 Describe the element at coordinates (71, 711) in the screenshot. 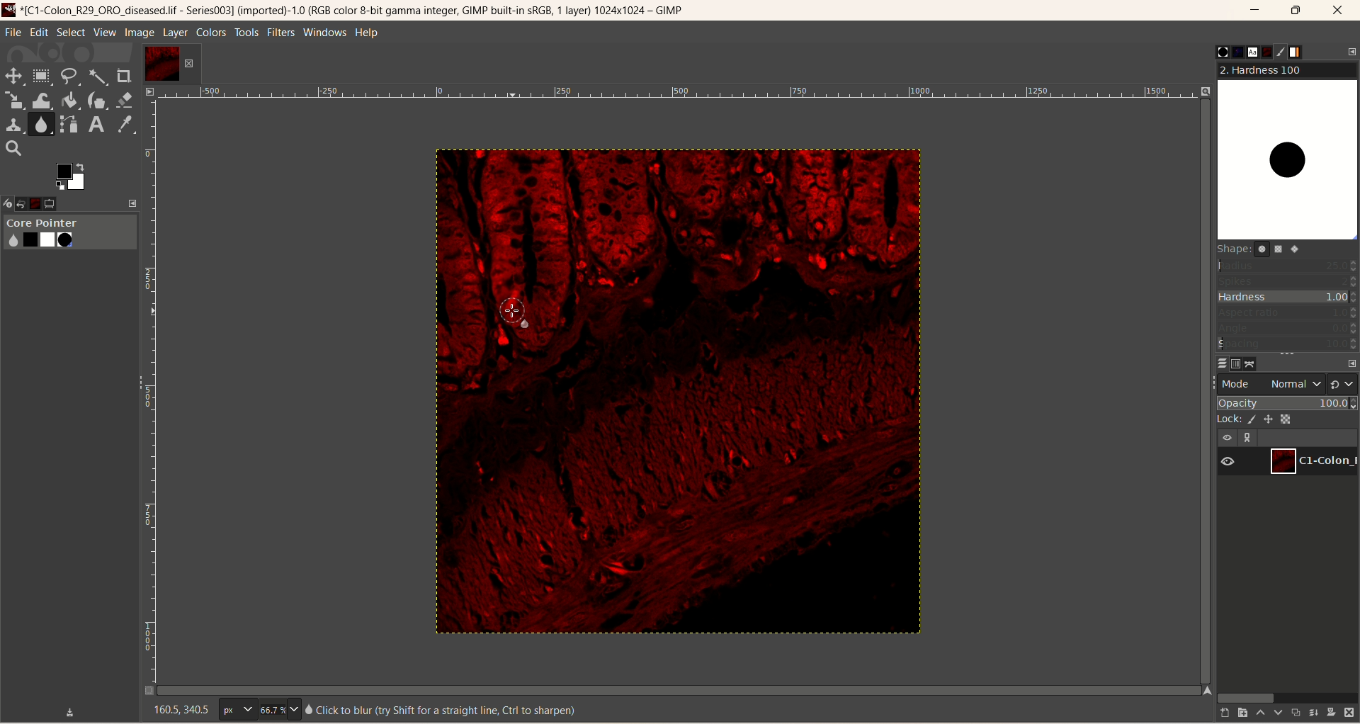

I see `save` at that location.